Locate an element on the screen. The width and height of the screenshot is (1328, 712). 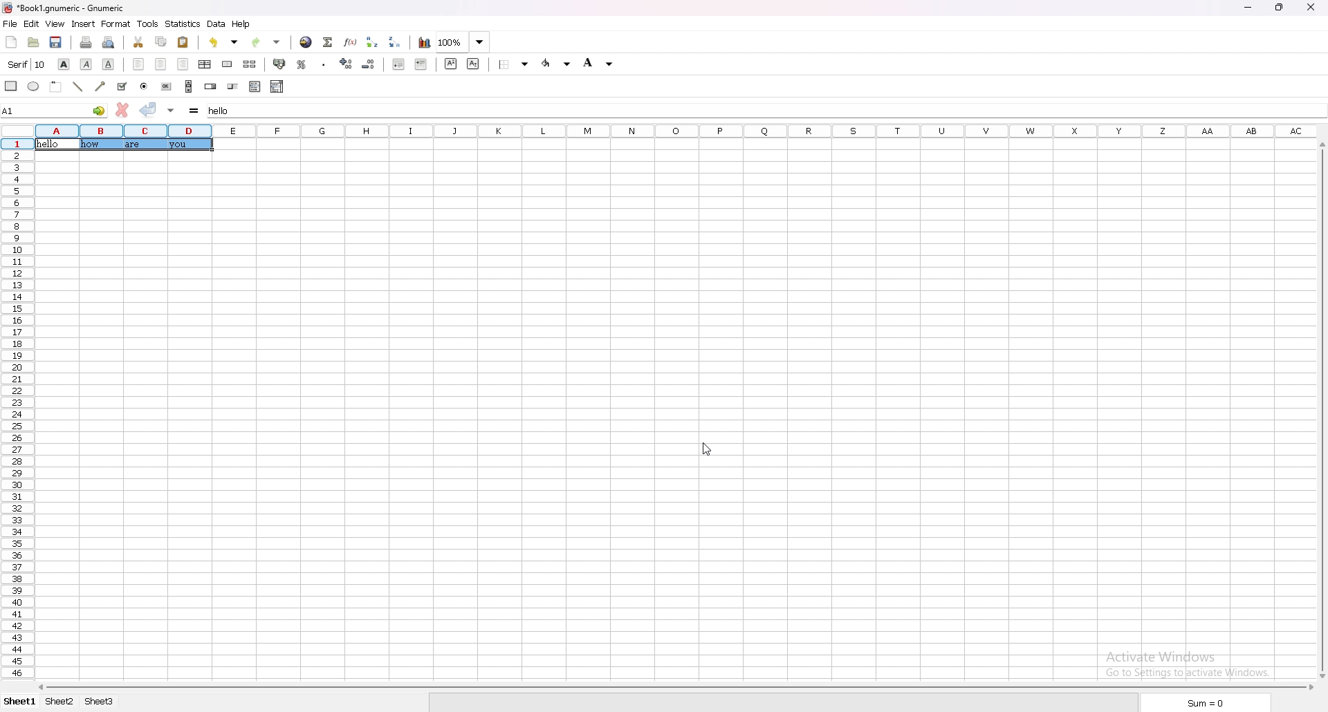
summation is located at coordinates (328, 41).